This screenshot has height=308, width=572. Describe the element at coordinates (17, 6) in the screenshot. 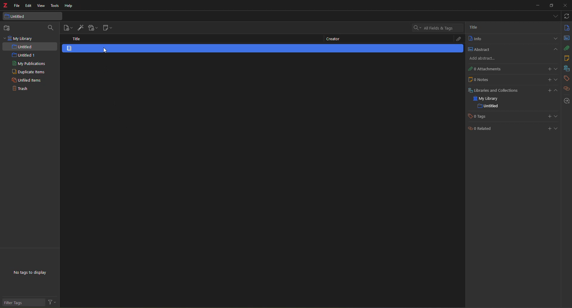

I see `file` at that location.